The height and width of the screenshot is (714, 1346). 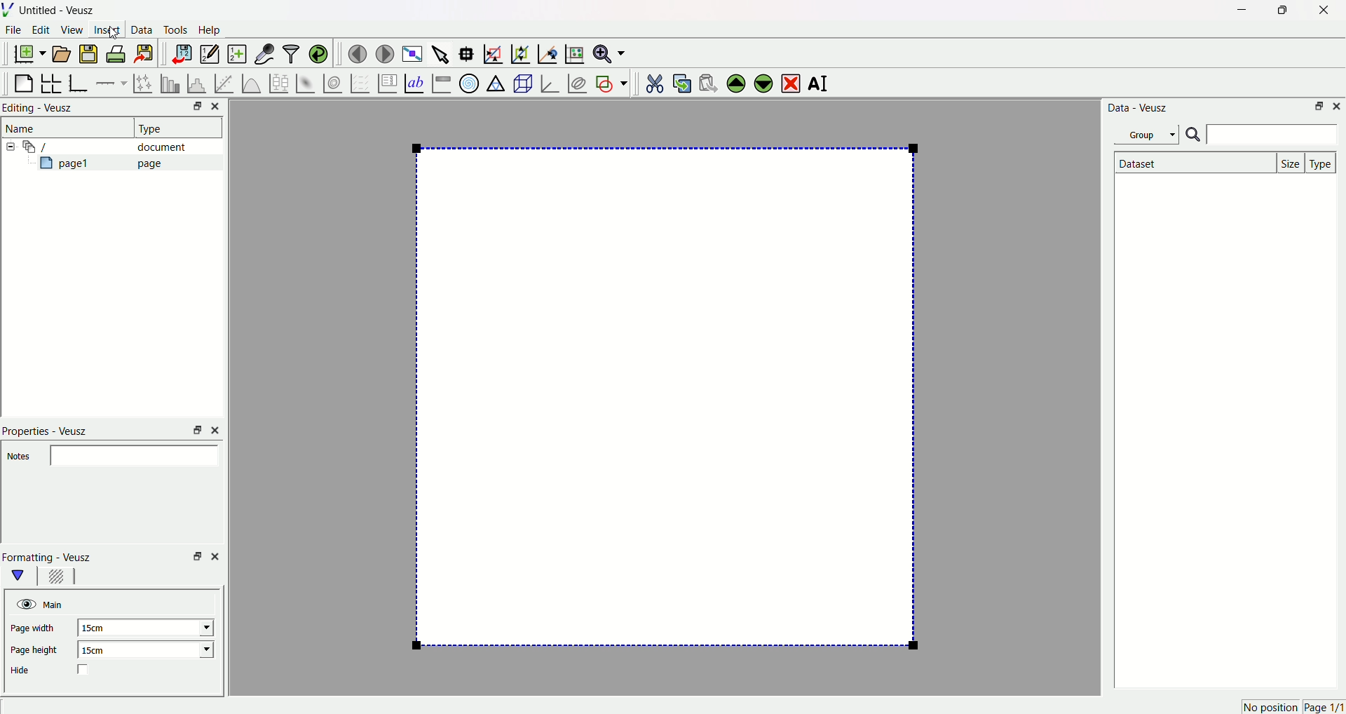 What do you see at coordinates (172, 127) in the screenshot?
I see `Type` at bounding box center [172, 127].